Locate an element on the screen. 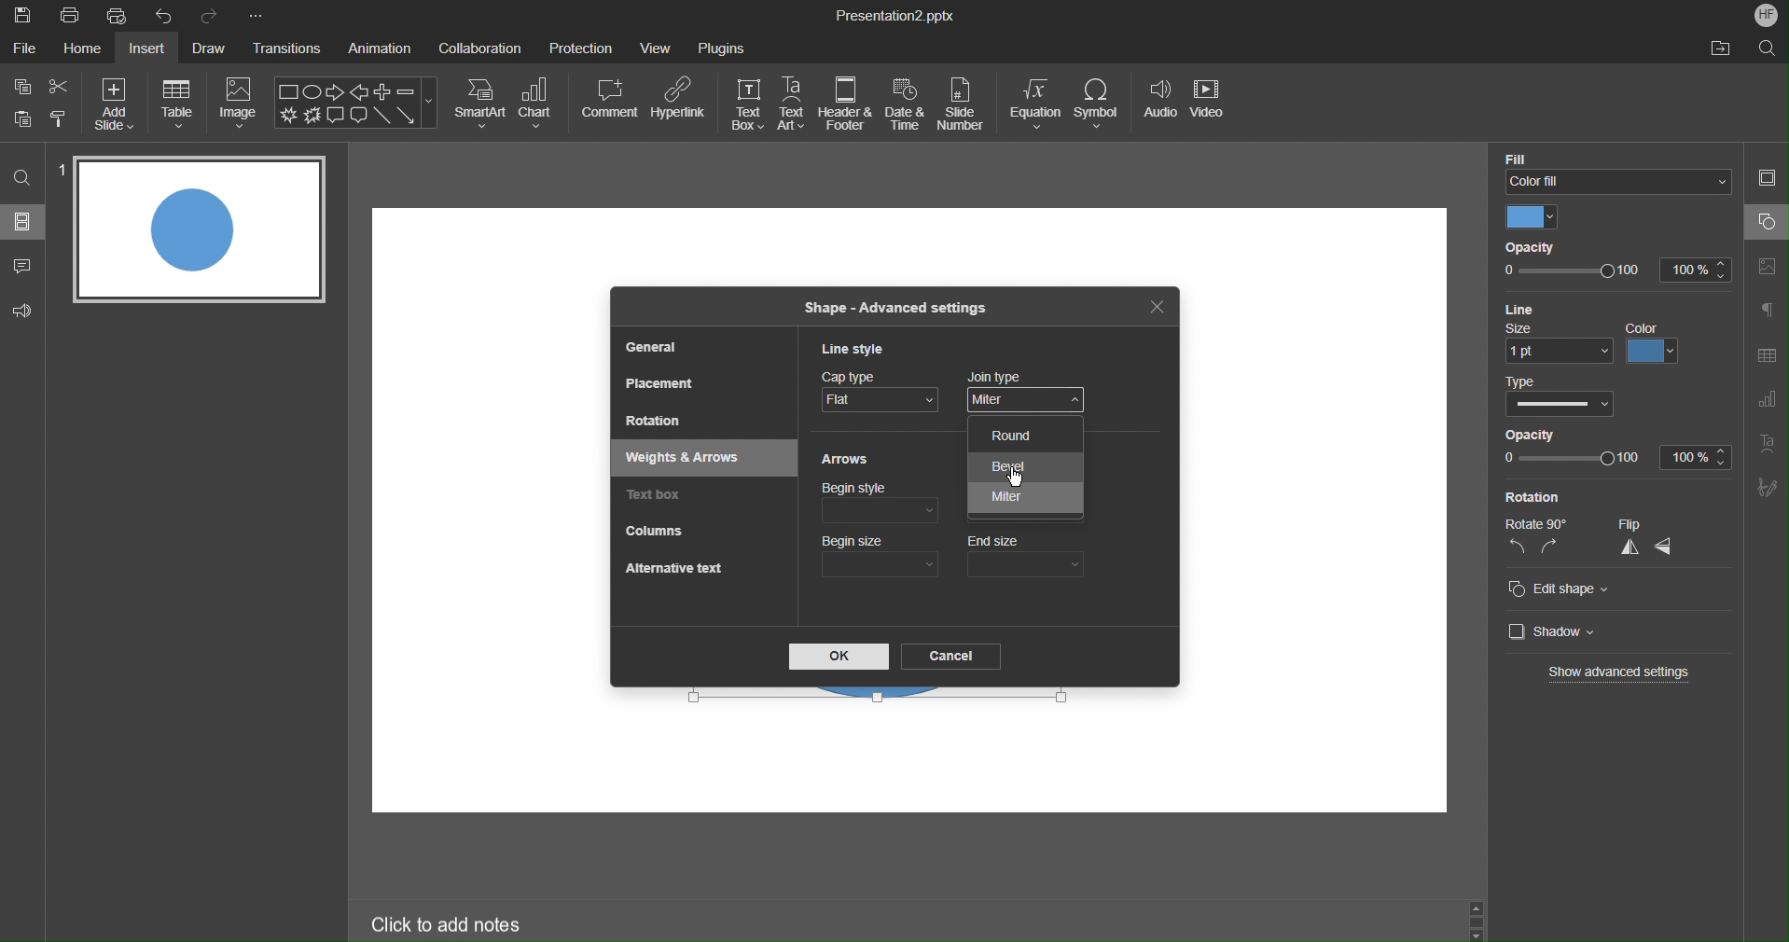  Header & Footer is located at coordinates (846, 104).